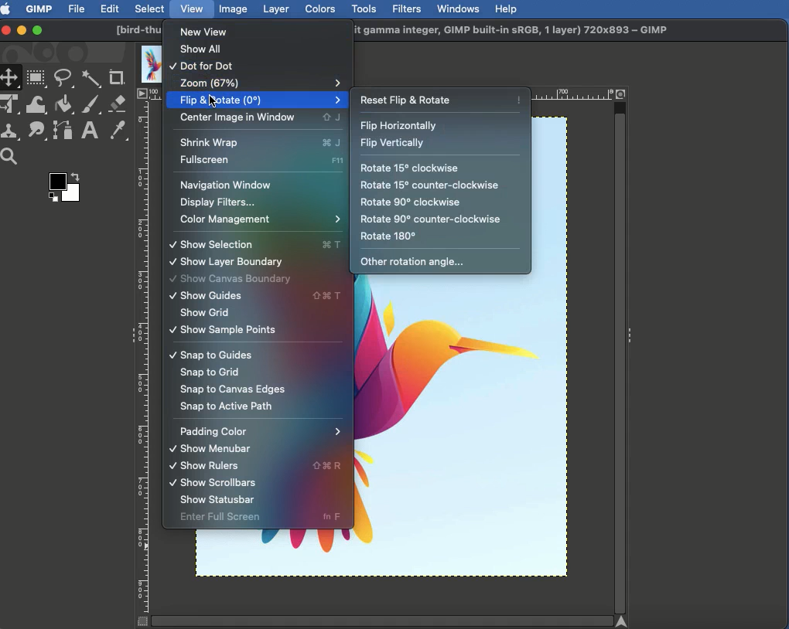 The width and height of the screenshot is (789, 629). Describe the element at coordinates (117, 131) in the screenshot. I see `Color picker` at that location.